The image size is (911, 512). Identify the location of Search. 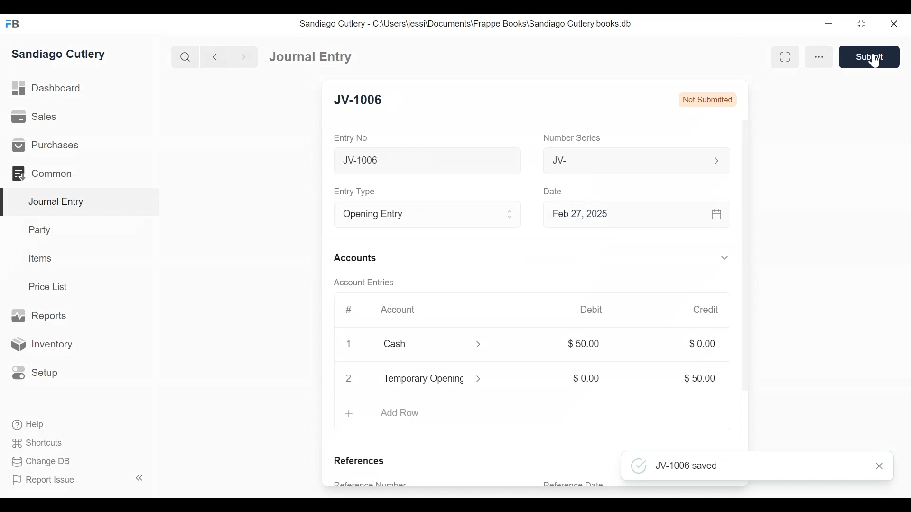
(184, 56).